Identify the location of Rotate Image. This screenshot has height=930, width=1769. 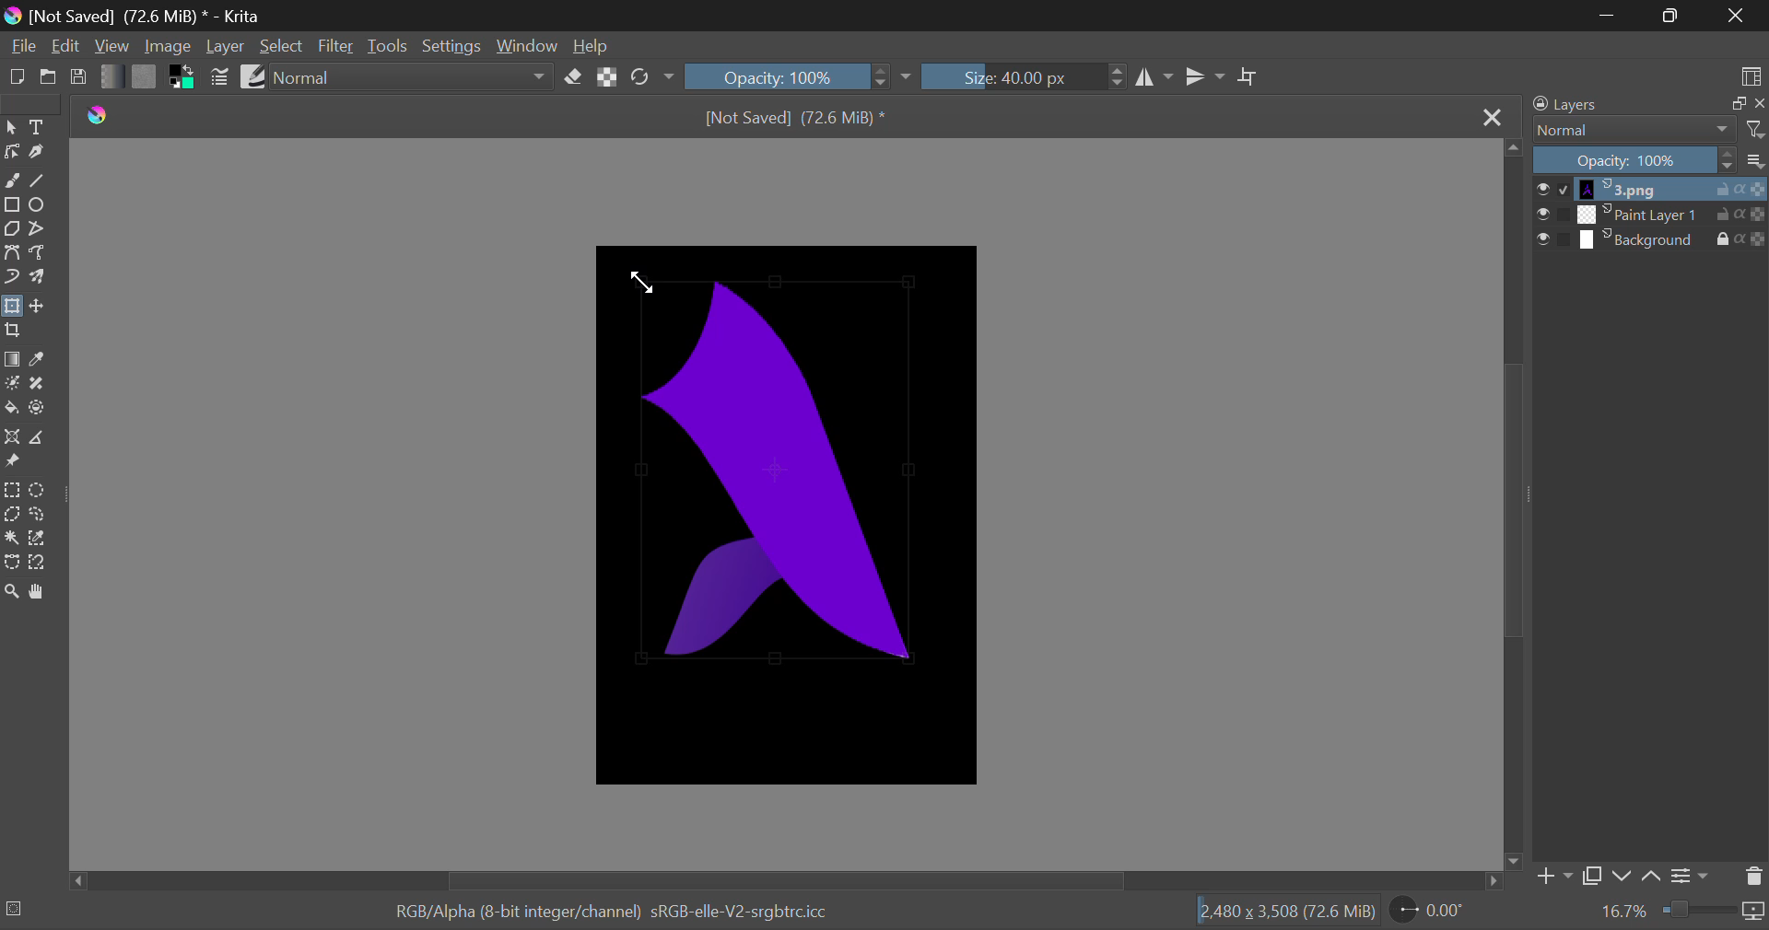
(653, 77).